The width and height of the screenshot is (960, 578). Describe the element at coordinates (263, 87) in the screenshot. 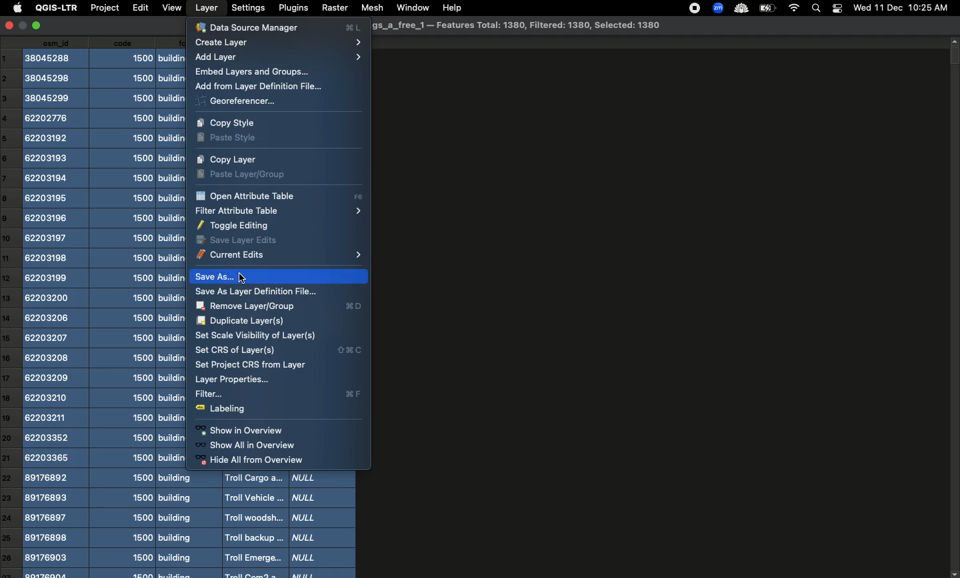

I see `Add from layer definition file` at that location.